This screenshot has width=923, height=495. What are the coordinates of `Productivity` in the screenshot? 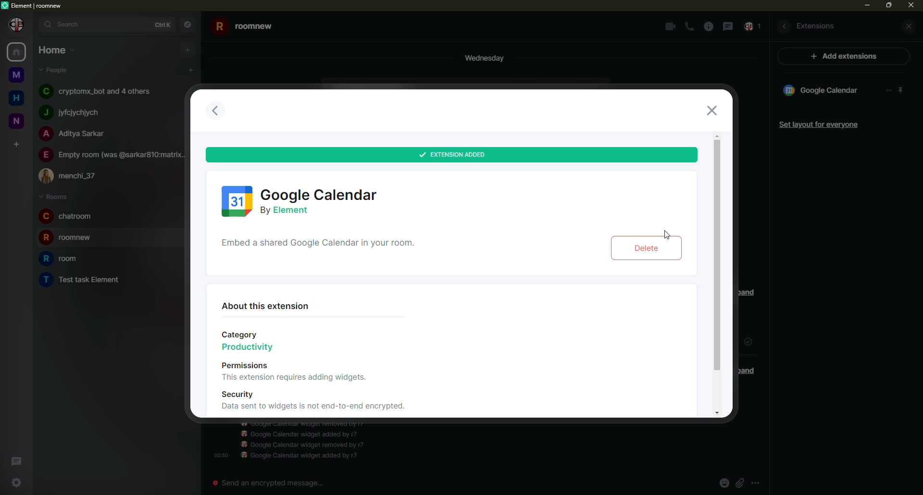 It's located at (246, 346).